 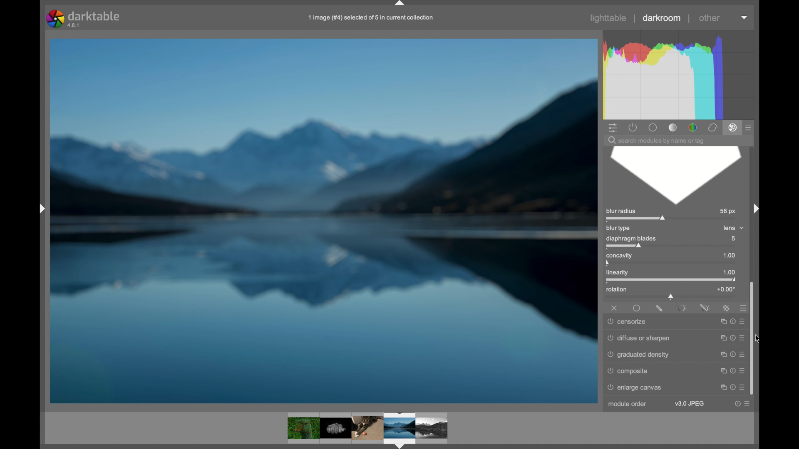 What do you see at coordinates (731, 353) in the screenshot?
I see `Help` at bounding box center [731, 353].